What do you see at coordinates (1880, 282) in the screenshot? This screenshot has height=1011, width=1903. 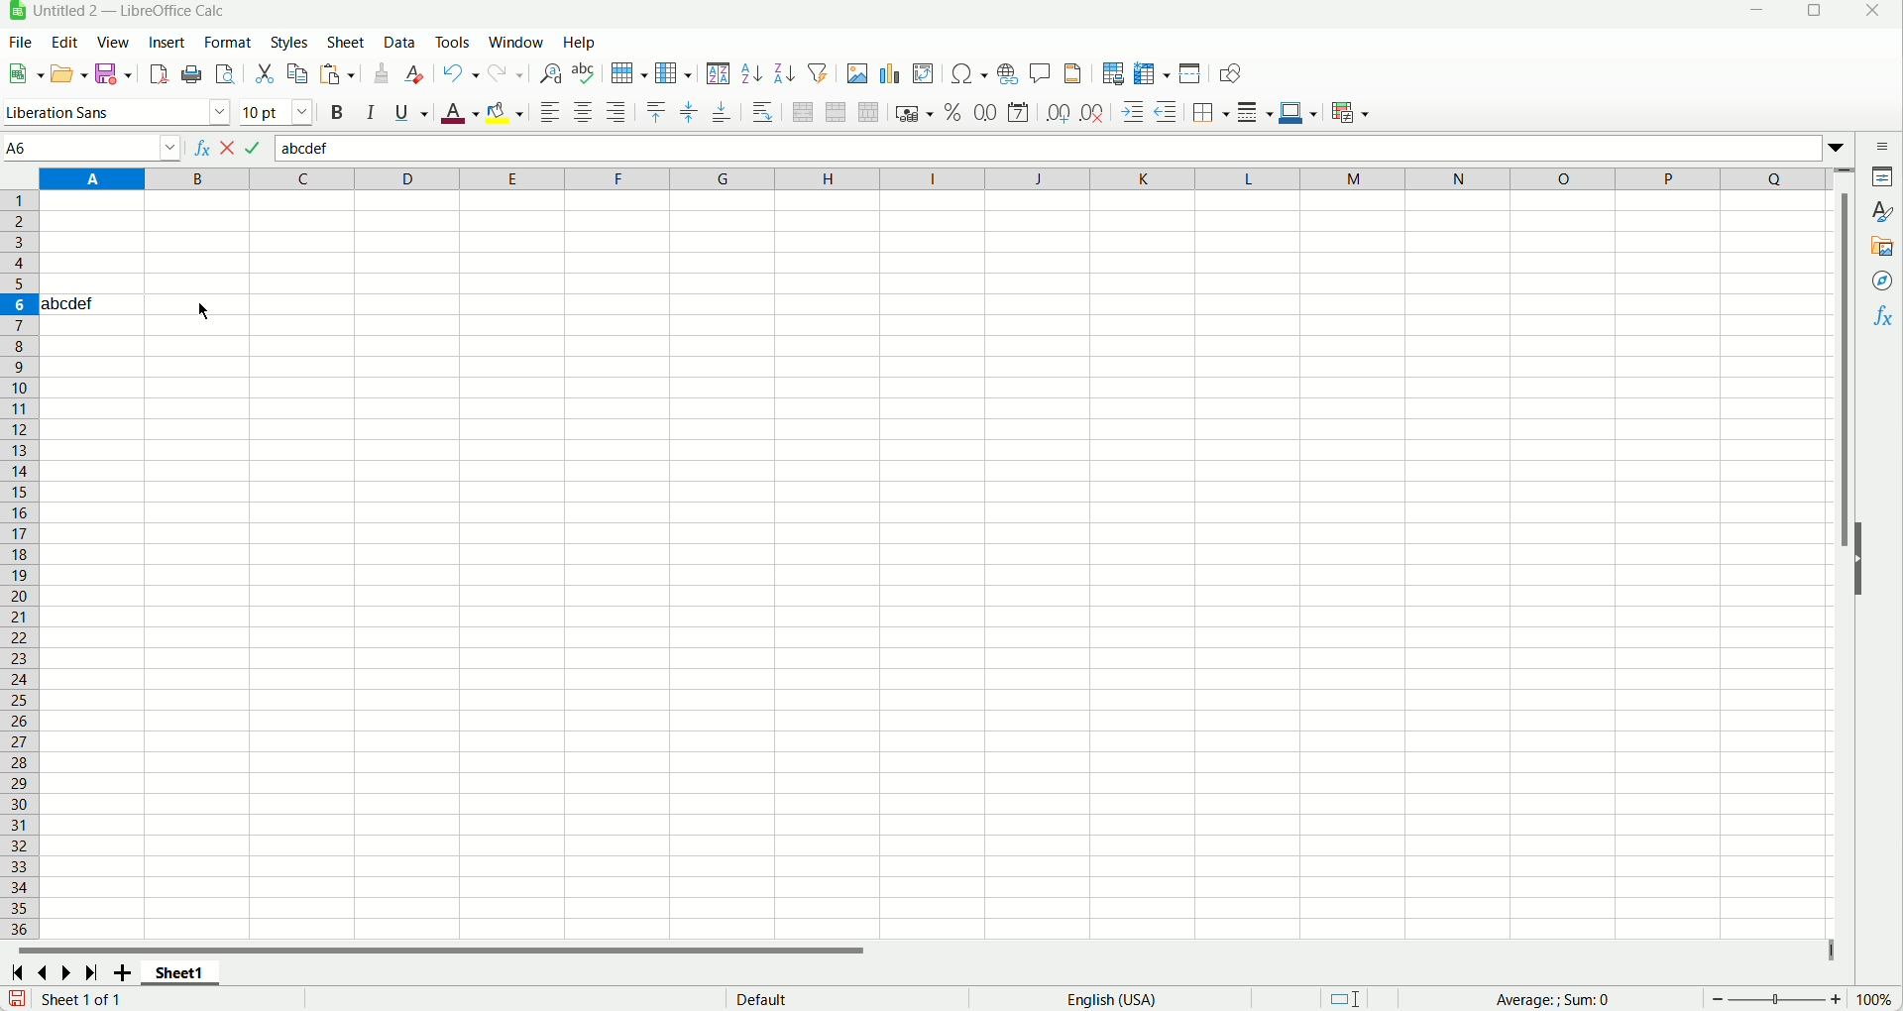 I see `navigator` at bounding box center [1880, 282].